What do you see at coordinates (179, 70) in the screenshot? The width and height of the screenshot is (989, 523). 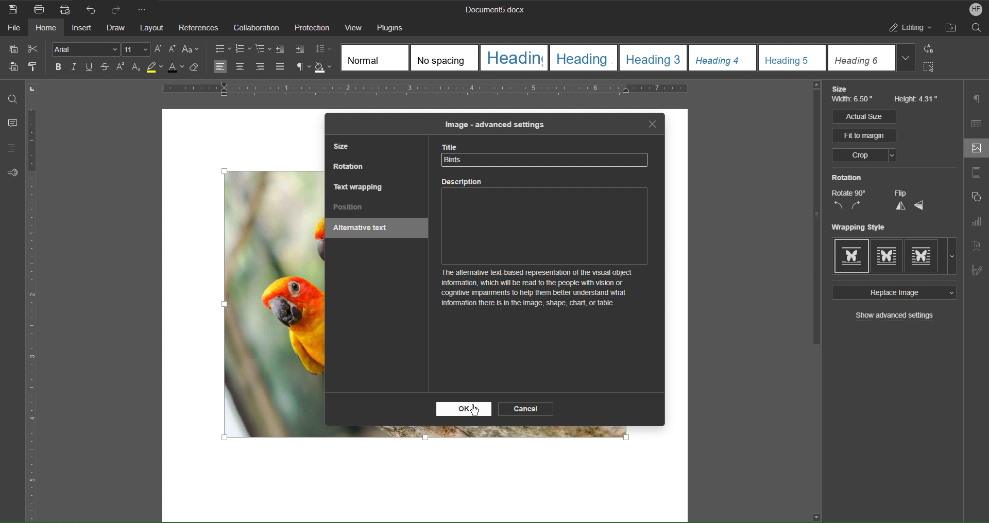 I see `Text Color` at bounding box center [179, 70].